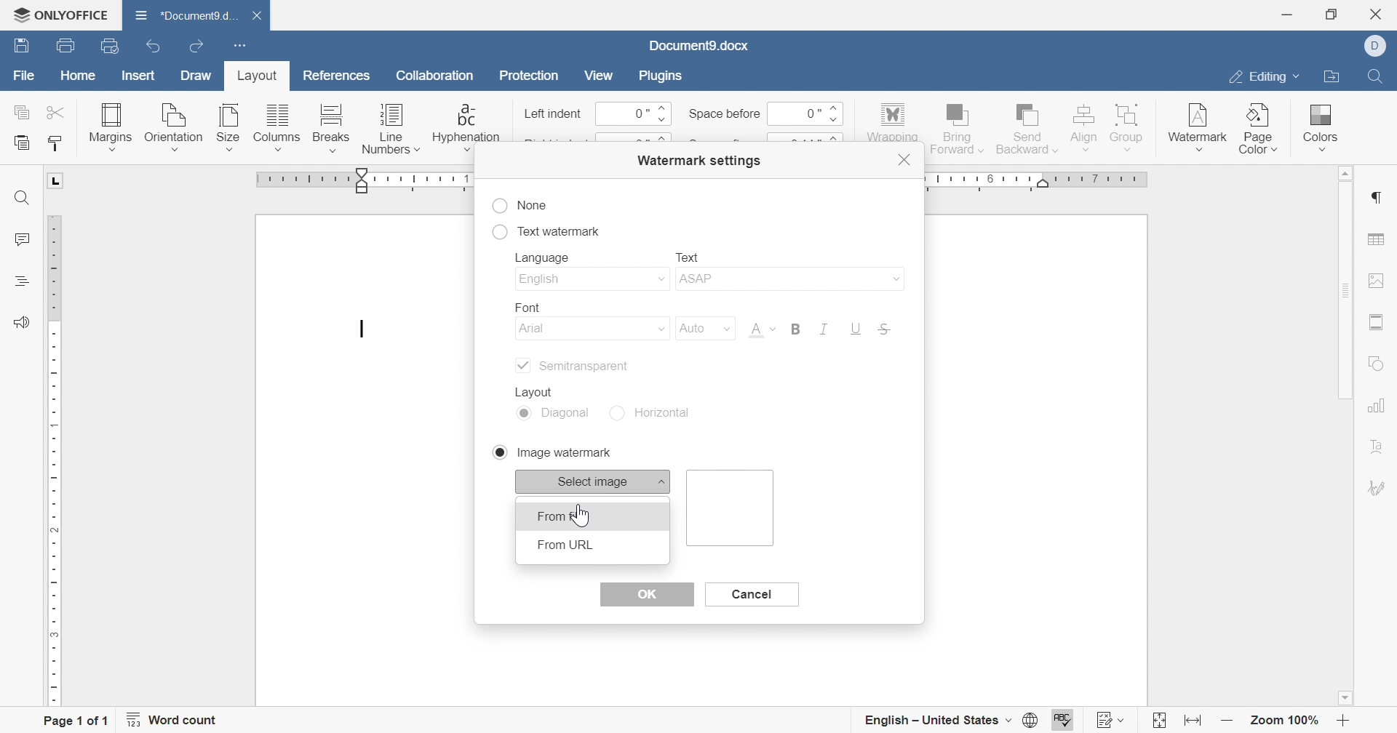 Image resolution: width=1397 pixels, height=733 pixels. Describe the element at coordinates (254, 79) in the screenshot. I see `layout` at that location.